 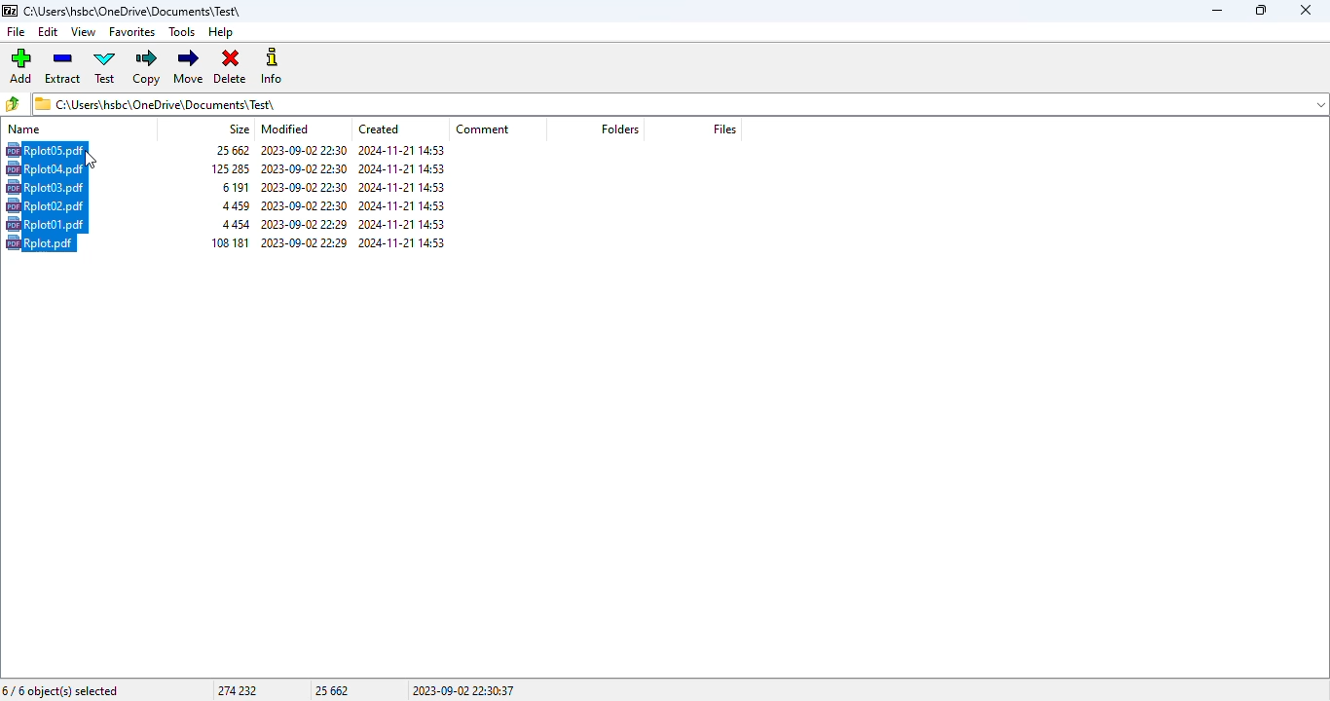 What do you see at coordinates (21, 65) in the screenshot?
I see `add` at bounding box center [21, 65].